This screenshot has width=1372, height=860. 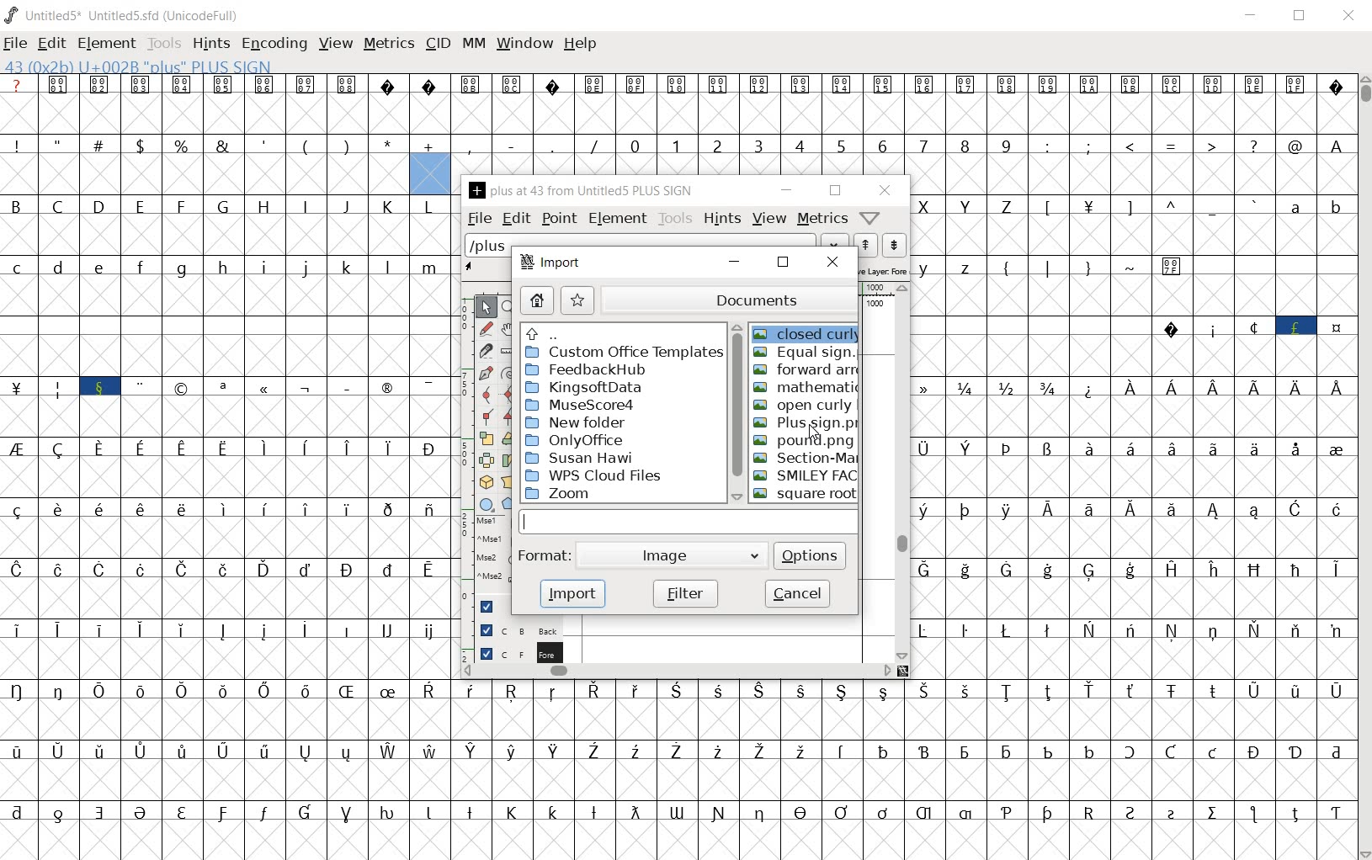 I want to click on OPEN CURLY, so click(x=807, y=406).